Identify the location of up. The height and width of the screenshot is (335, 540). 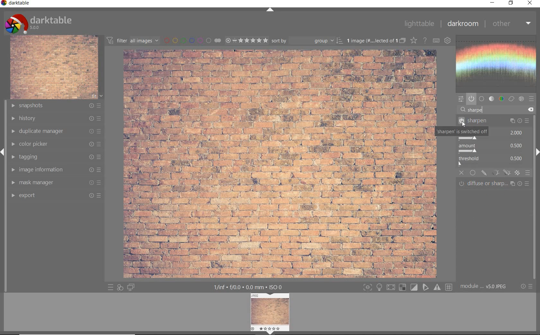
(271, 10).